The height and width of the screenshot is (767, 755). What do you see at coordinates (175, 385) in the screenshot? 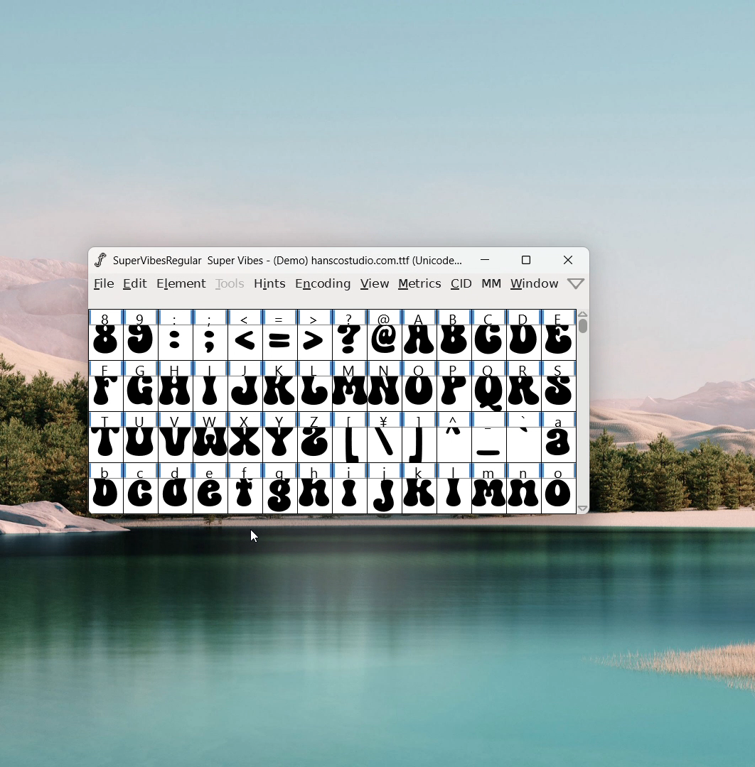
I see `H` at bounding box center [175, 385].